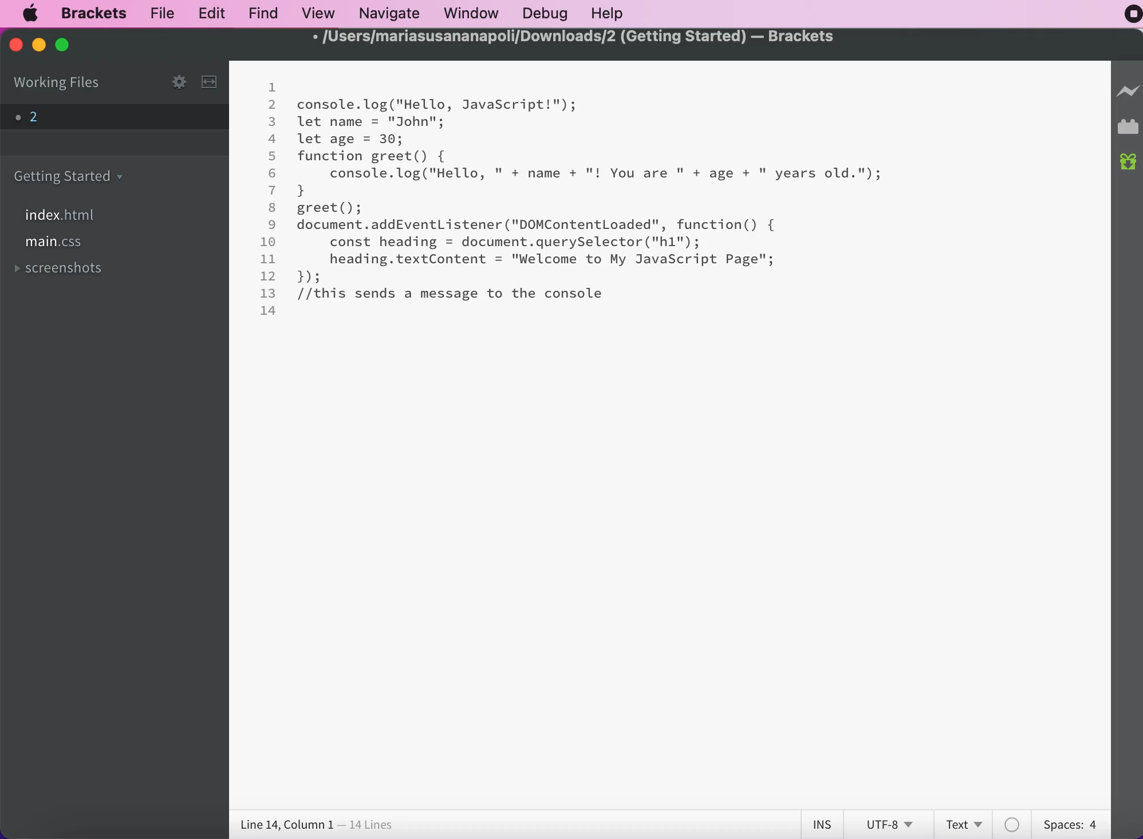  Describe the element at coordinates (273, 189) in the screenshot. I see `7` at that location.